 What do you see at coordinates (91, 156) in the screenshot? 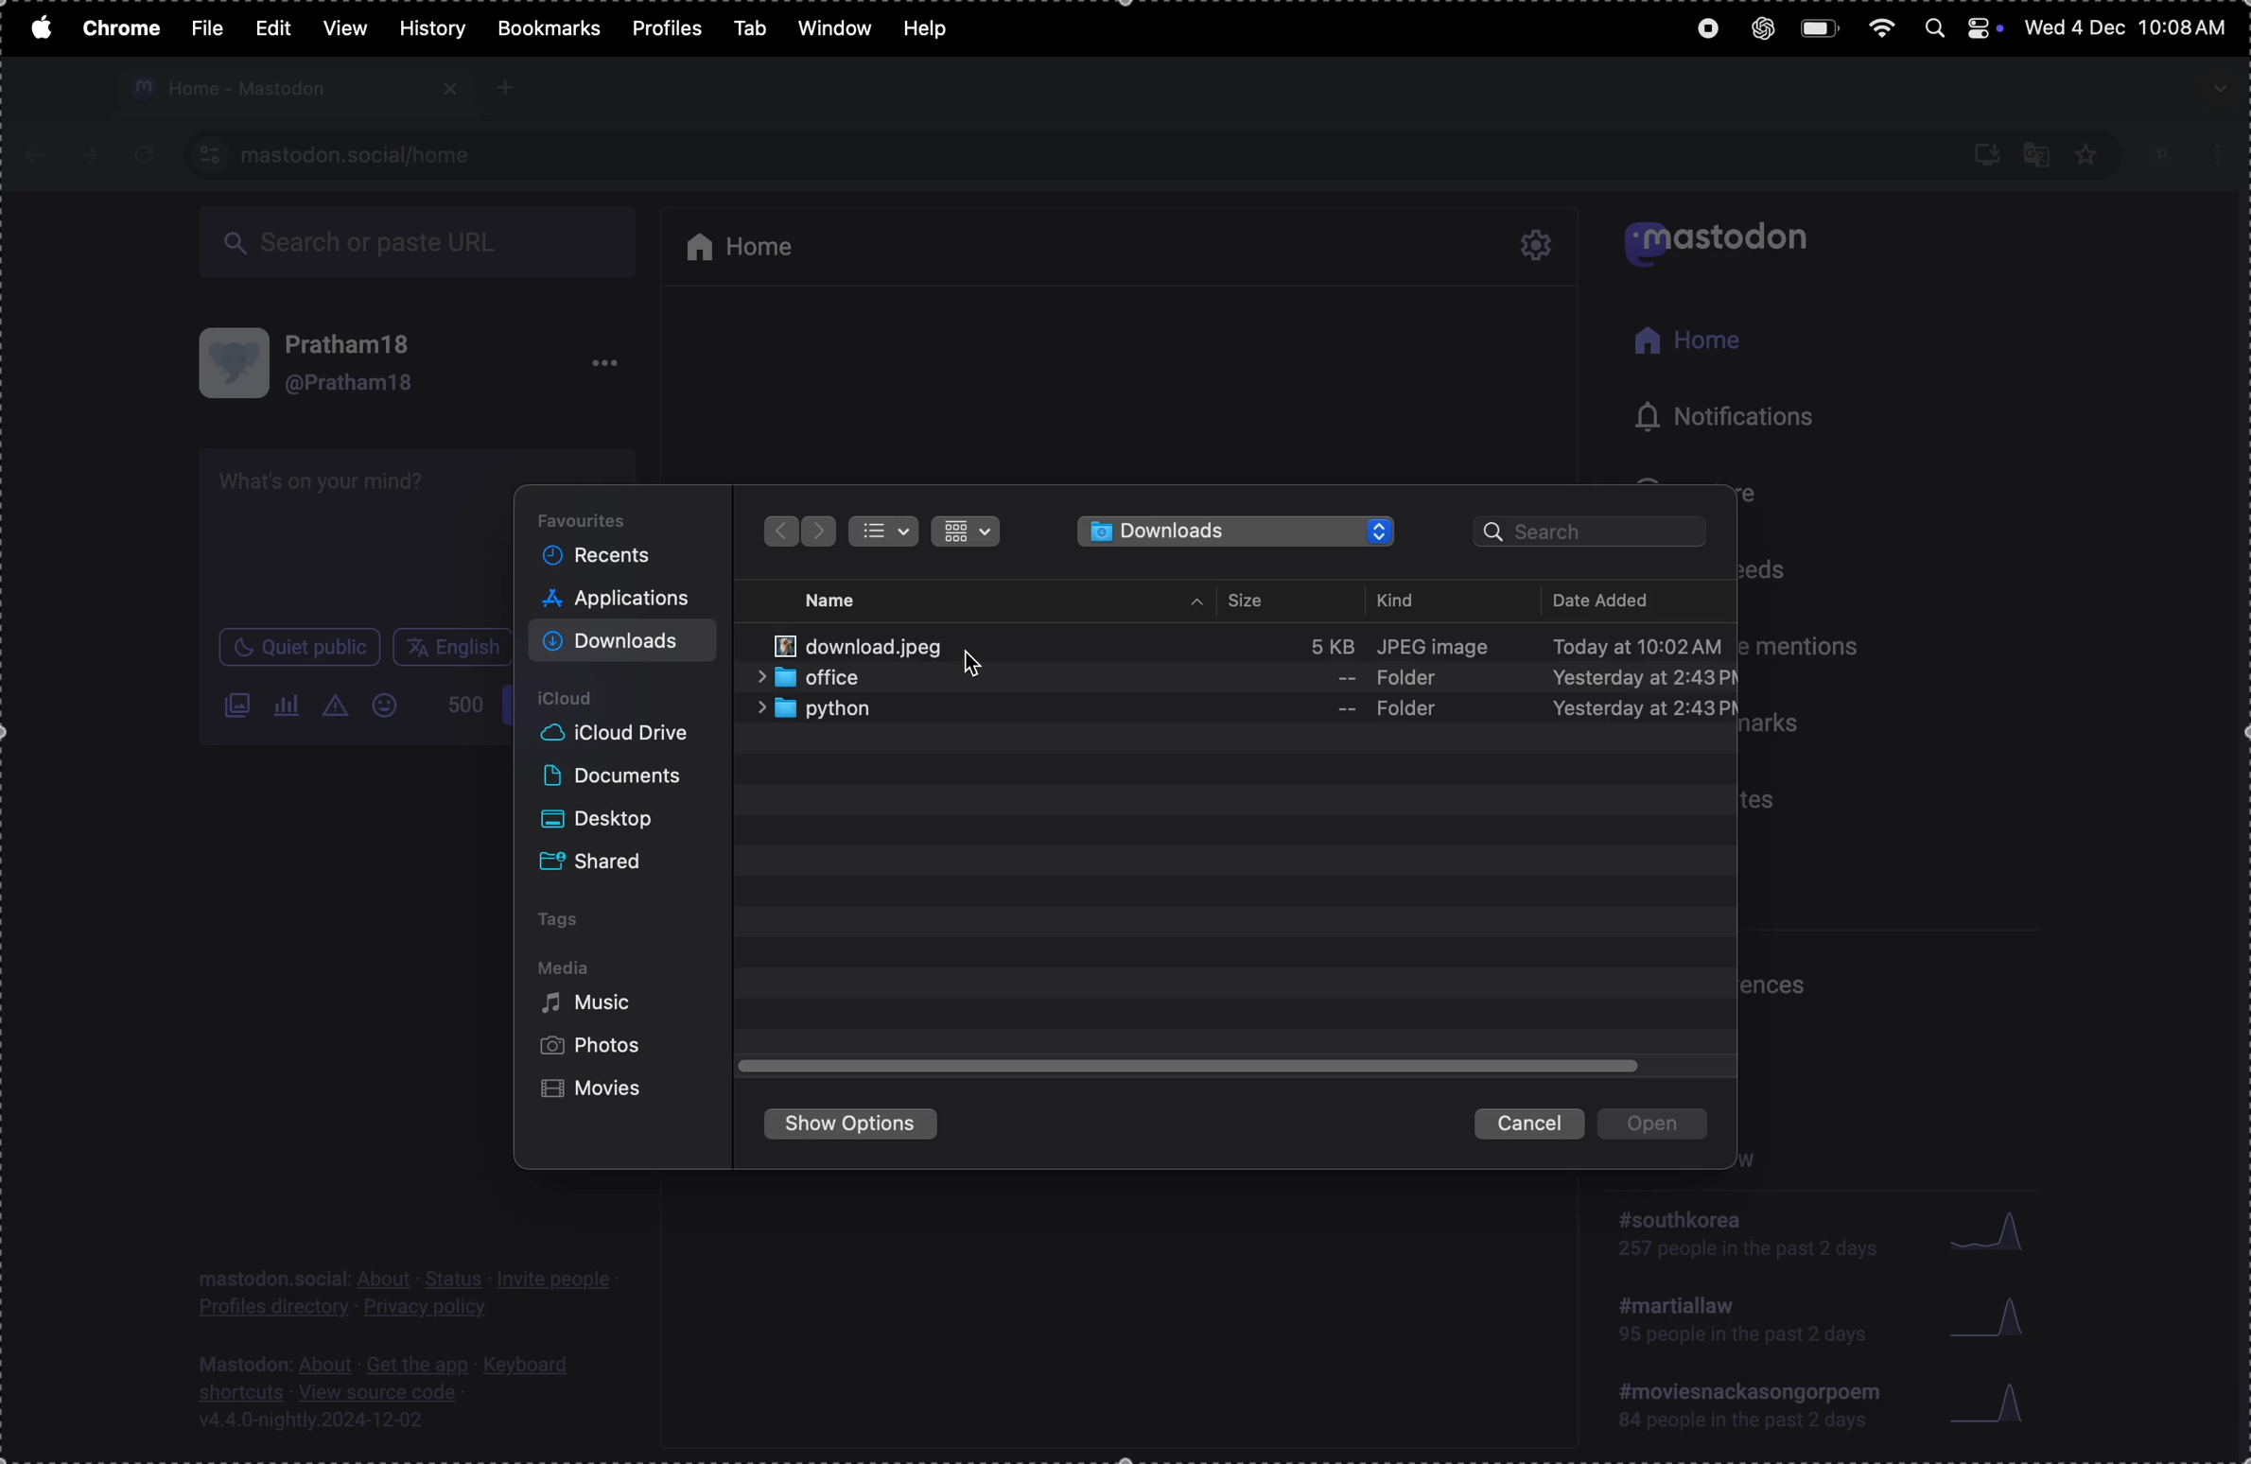
I see `nexttab` at bounding box center [91, 156].